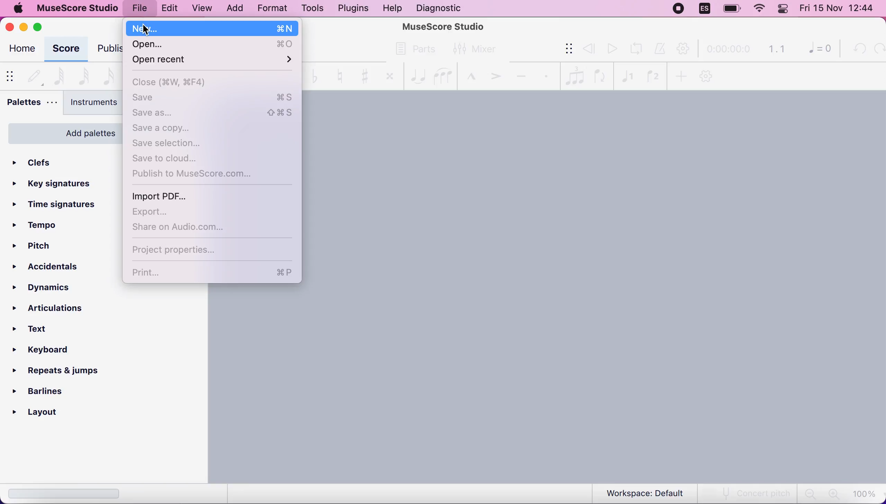 The height and width of the screenshot is (504, 886). I want to click on save selection, so click(175, 143).